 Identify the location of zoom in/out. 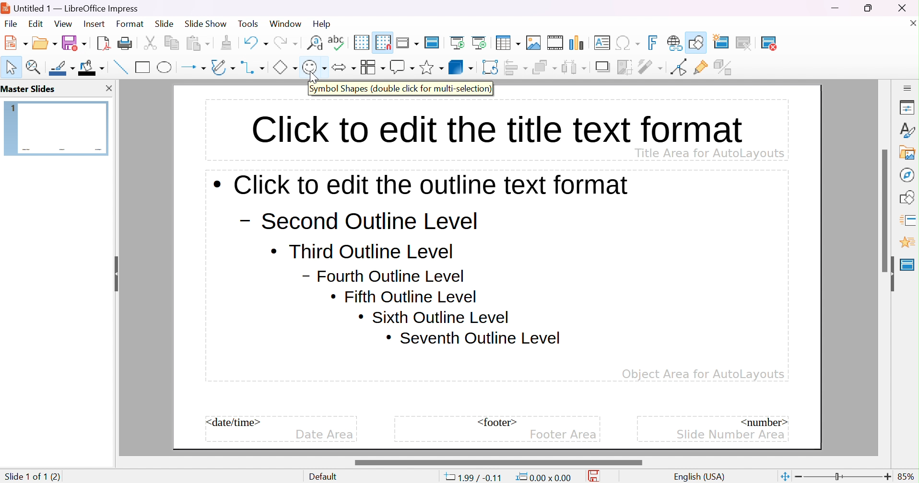
(843, 477).